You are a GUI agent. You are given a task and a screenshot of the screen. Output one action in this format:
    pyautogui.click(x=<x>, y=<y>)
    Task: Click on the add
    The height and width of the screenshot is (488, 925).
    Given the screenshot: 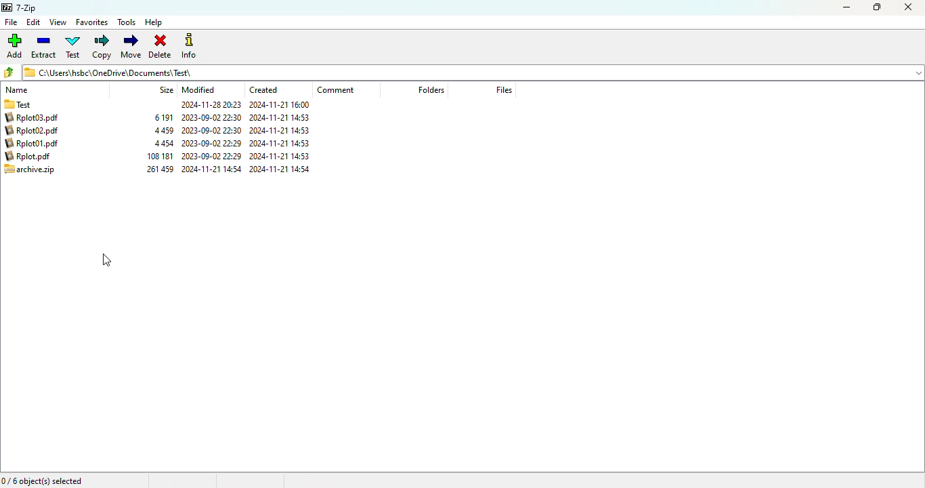 What is the action you would take?
    pyautogui.click(x=15, y=46)
    